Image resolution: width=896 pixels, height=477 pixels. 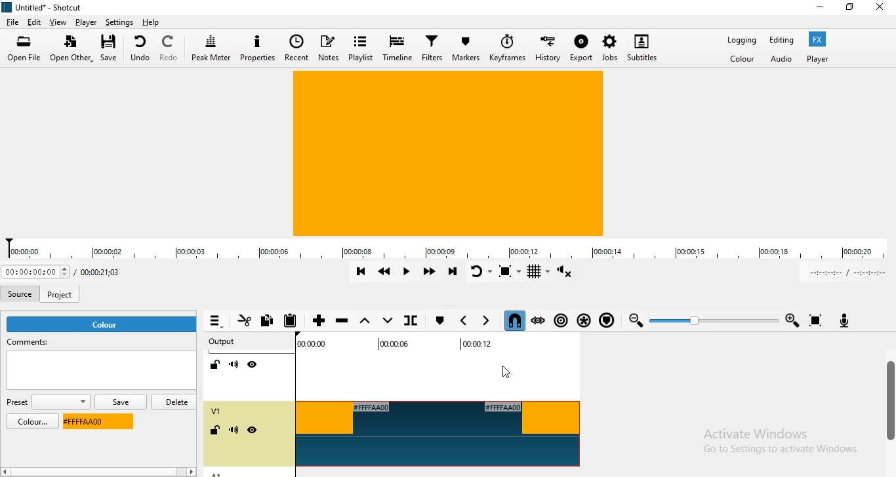 I want to click on undo, so click(x=141, y=48).